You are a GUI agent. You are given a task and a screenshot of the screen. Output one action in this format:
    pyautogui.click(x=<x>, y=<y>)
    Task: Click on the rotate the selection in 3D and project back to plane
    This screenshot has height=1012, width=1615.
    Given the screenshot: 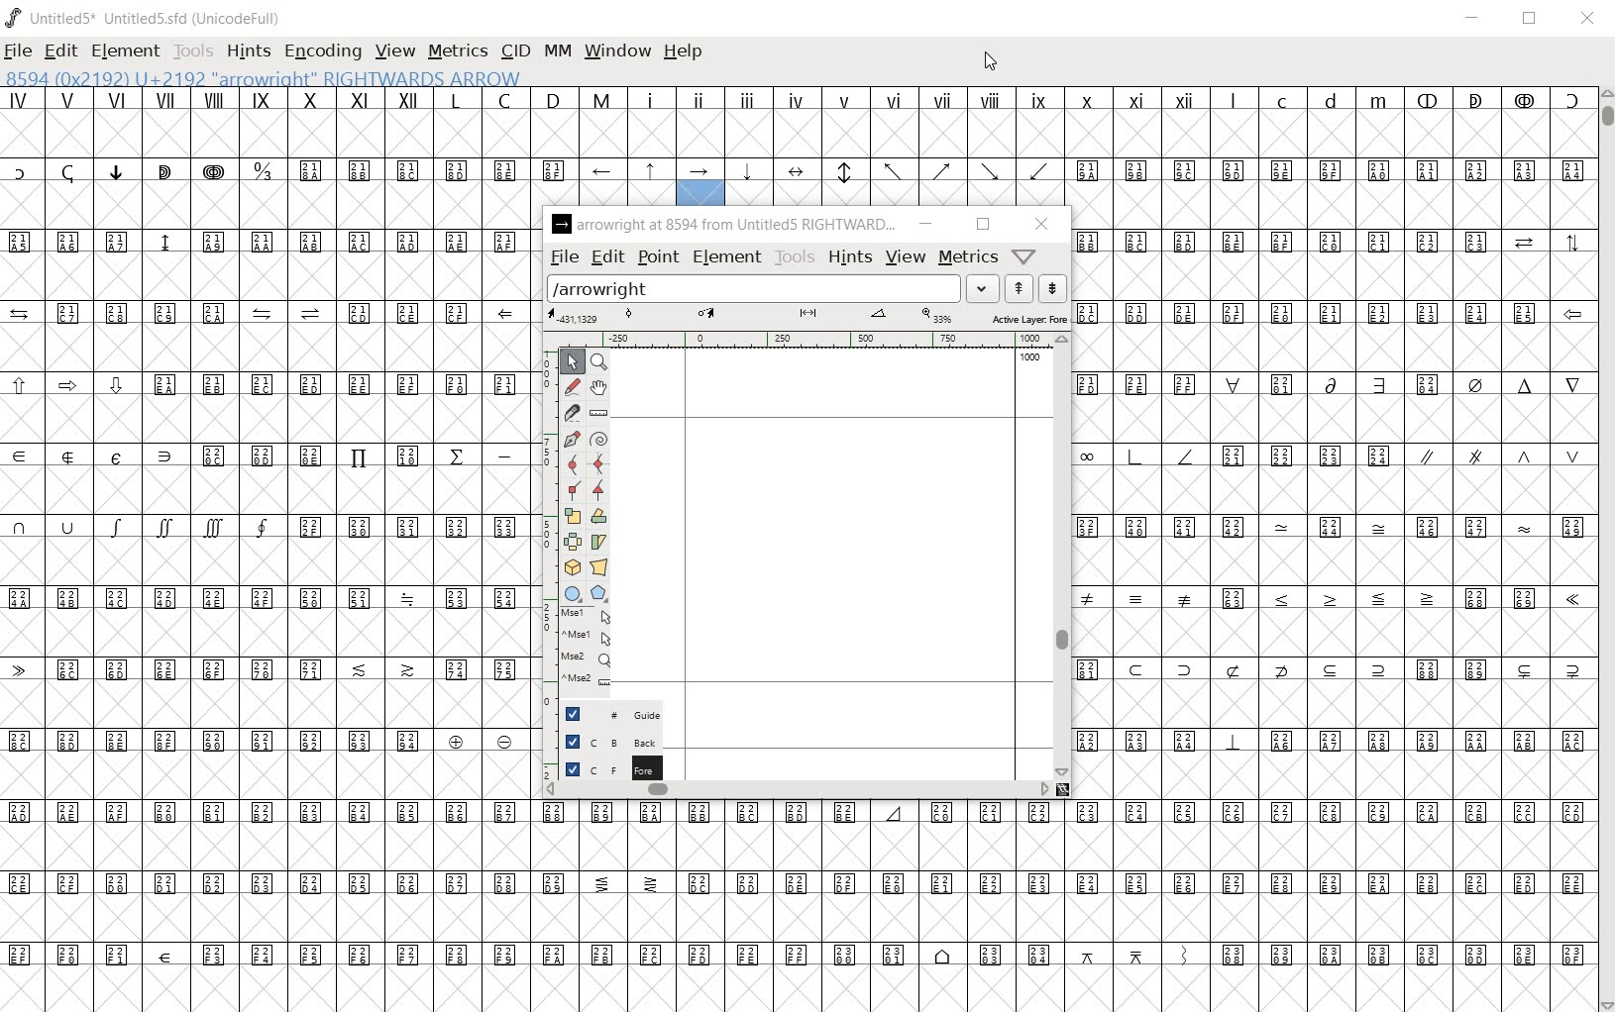 What is the action you would take?
    pyautogui.click(x=571, y=567)
    